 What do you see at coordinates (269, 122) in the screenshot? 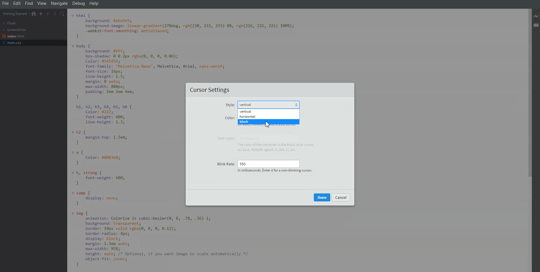
I see `Block` at bounding box center [269, 122].